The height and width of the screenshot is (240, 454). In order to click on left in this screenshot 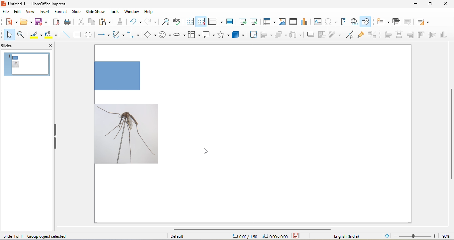, I will do `click(388, 35)`.